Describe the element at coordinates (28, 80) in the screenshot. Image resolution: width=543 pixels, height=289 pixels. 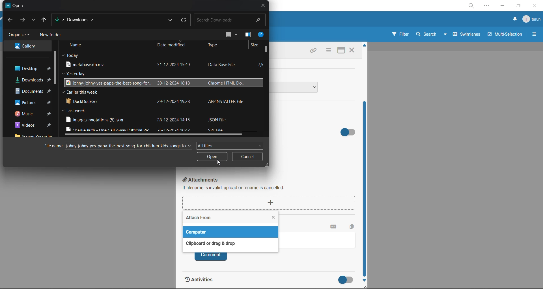
I see `downloads` at that location.